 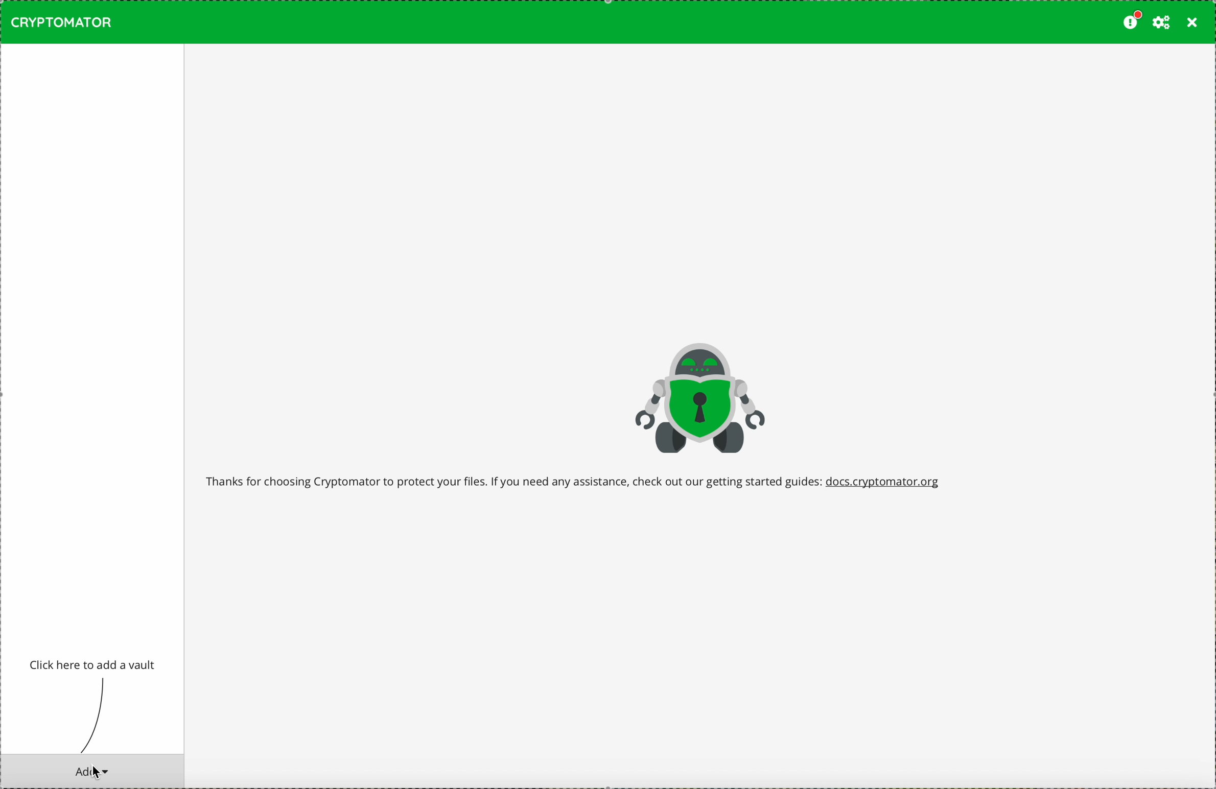 I want to click on please consider donating, so click(x=1131, y=21).